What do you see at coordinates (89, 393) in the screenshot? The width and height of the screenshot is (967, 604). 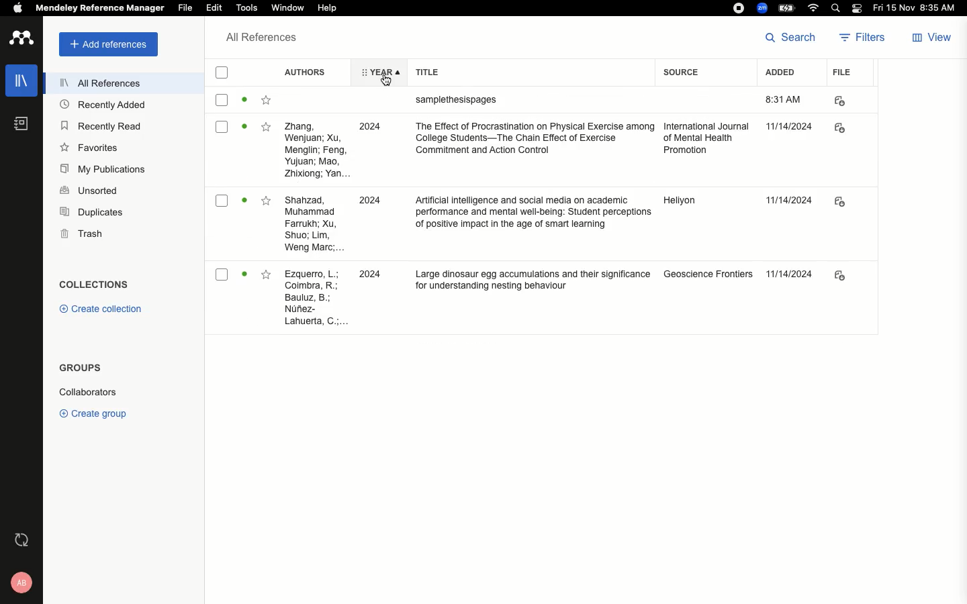 I see `Collaborators` at bounding box center [89, 393].